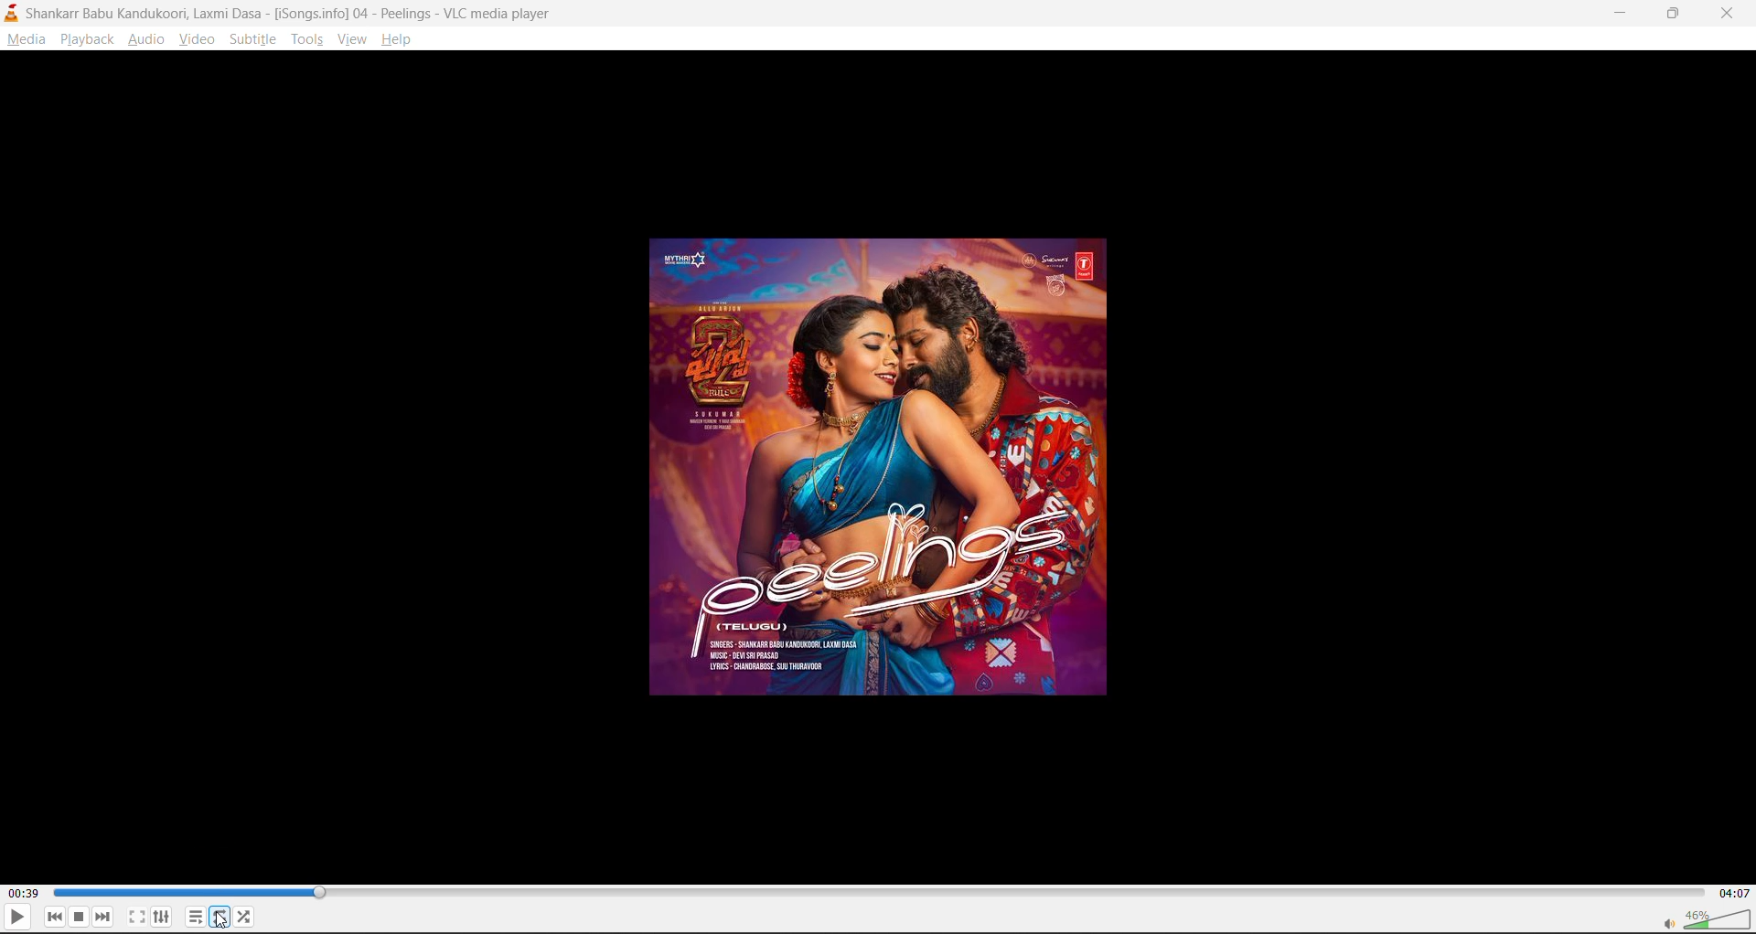 Image resolution: width=1756 pixels, height=934 pixels. Describe the element at coordinates (148, 40) in the screenshot. I see `audio` at that location.